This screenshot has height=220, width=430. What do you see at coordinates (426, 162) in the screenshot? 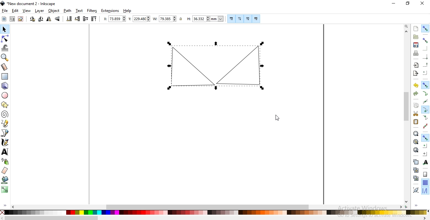
I see `snap text anchors and baselines` at bounding box center [426, 162].